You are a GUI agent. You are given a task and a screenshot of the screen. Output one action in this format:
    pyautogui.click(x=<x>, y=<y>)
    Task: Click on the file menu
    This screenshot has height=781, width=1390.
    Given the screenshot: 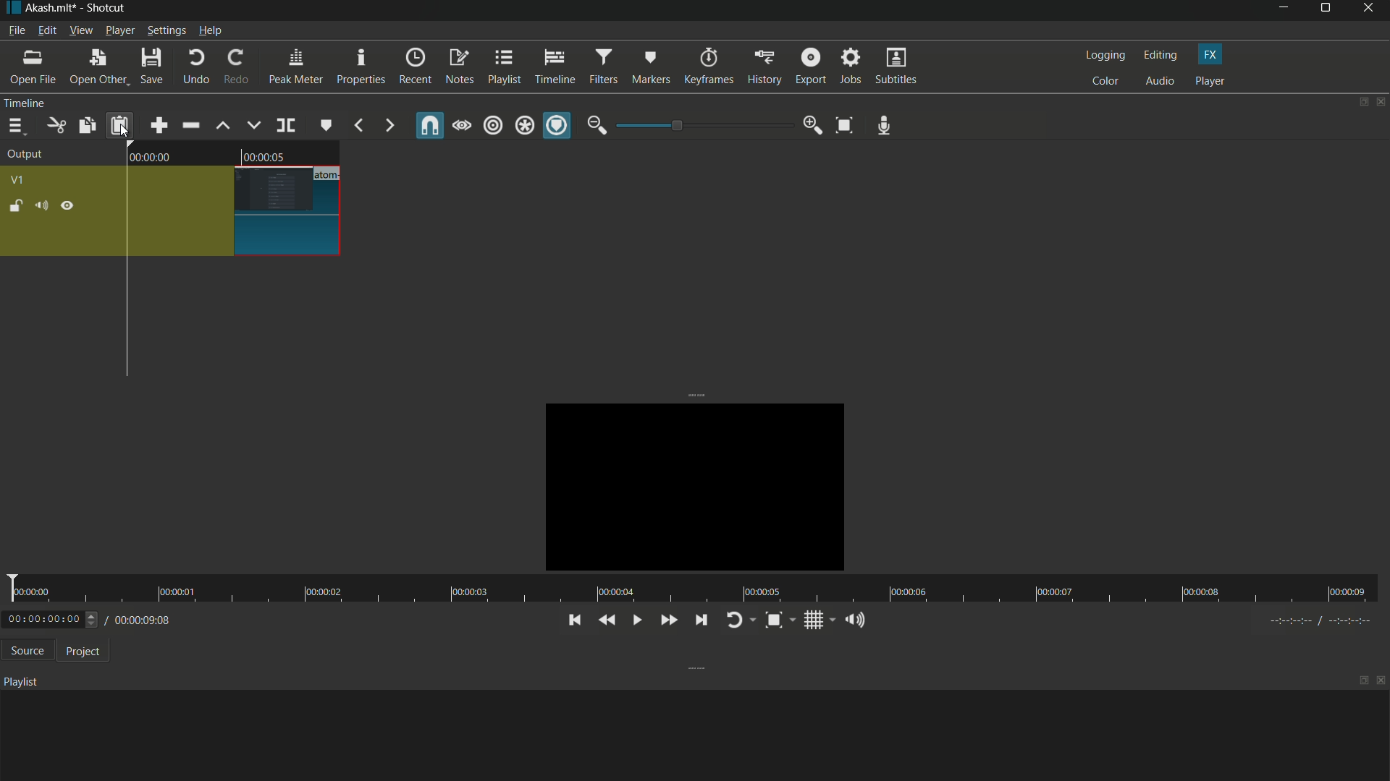 What is the action you would take?
    pyautogui.click(x=16, y=30)
    